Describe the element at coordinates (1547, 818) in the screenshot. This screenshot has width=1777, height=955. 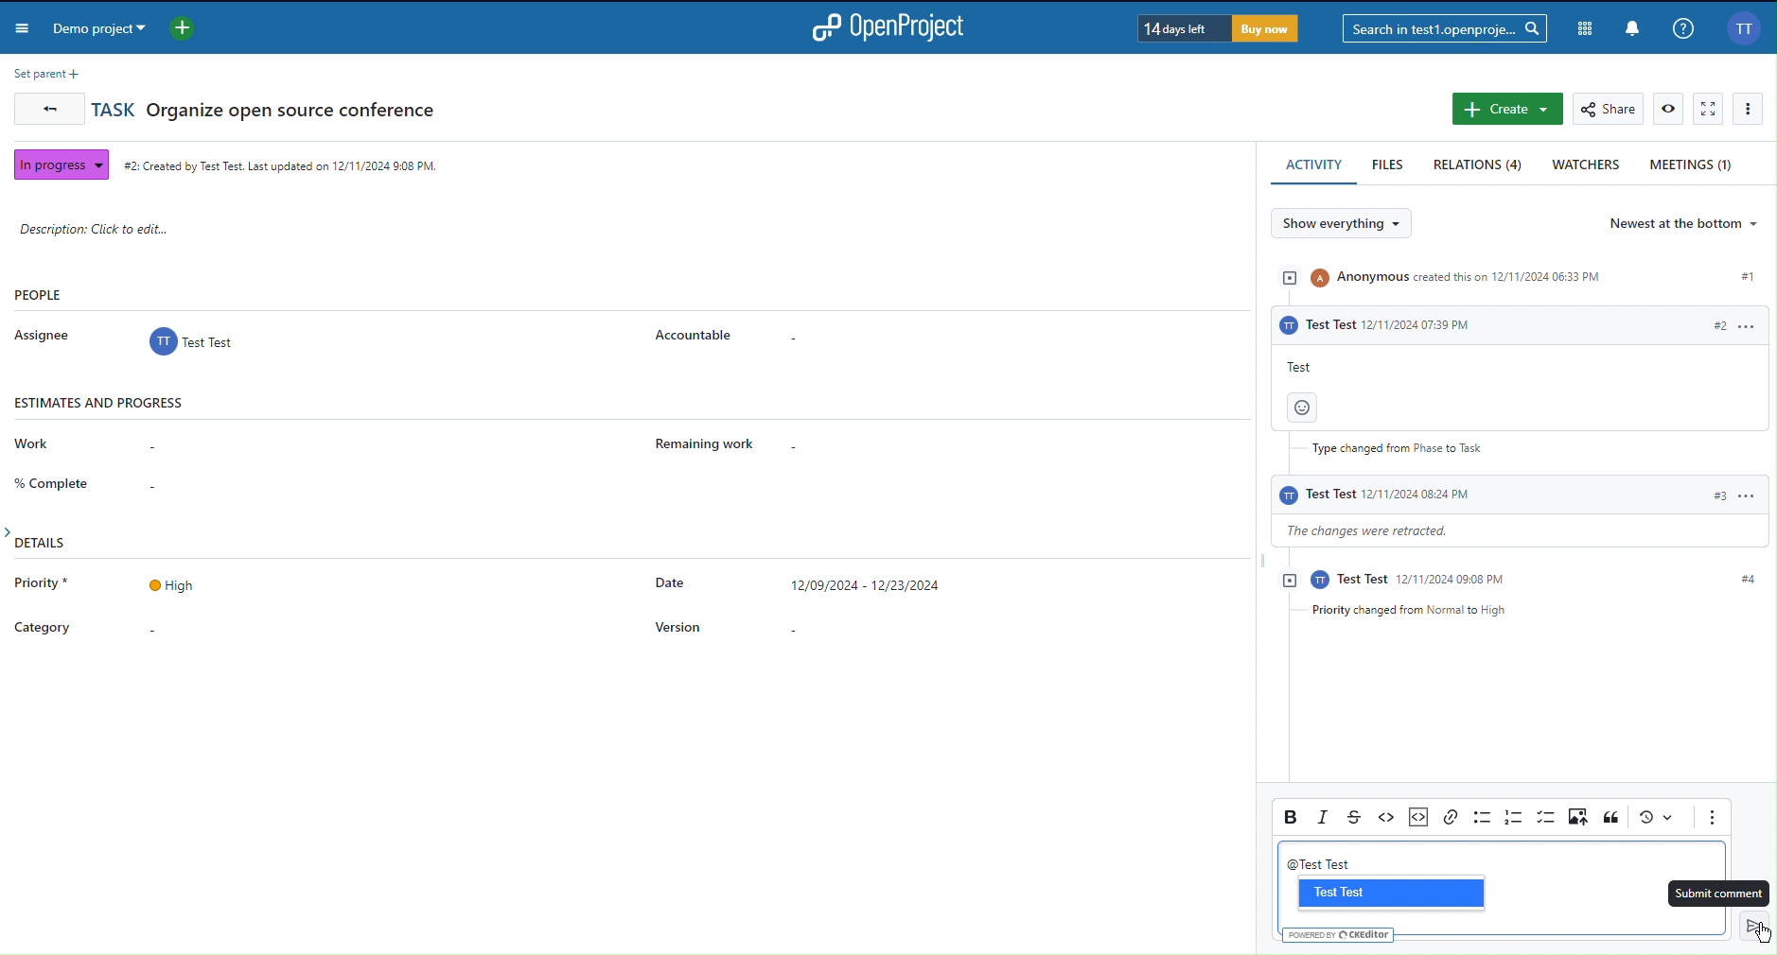
I see `Checklist` at that location.